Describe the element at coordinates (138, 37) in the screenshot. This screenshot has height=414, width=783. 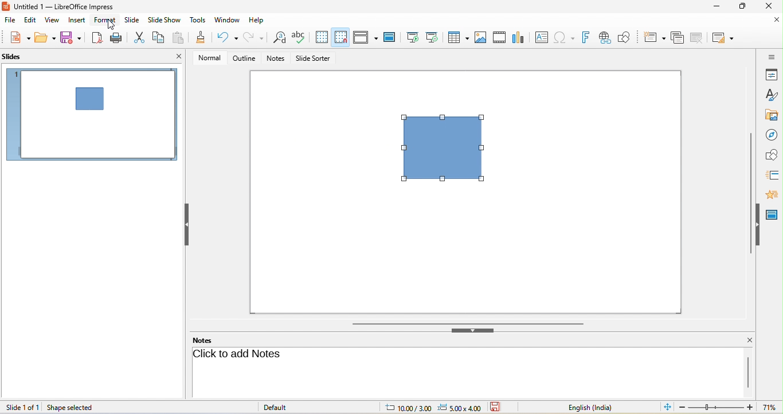
I see `cut` at that location.